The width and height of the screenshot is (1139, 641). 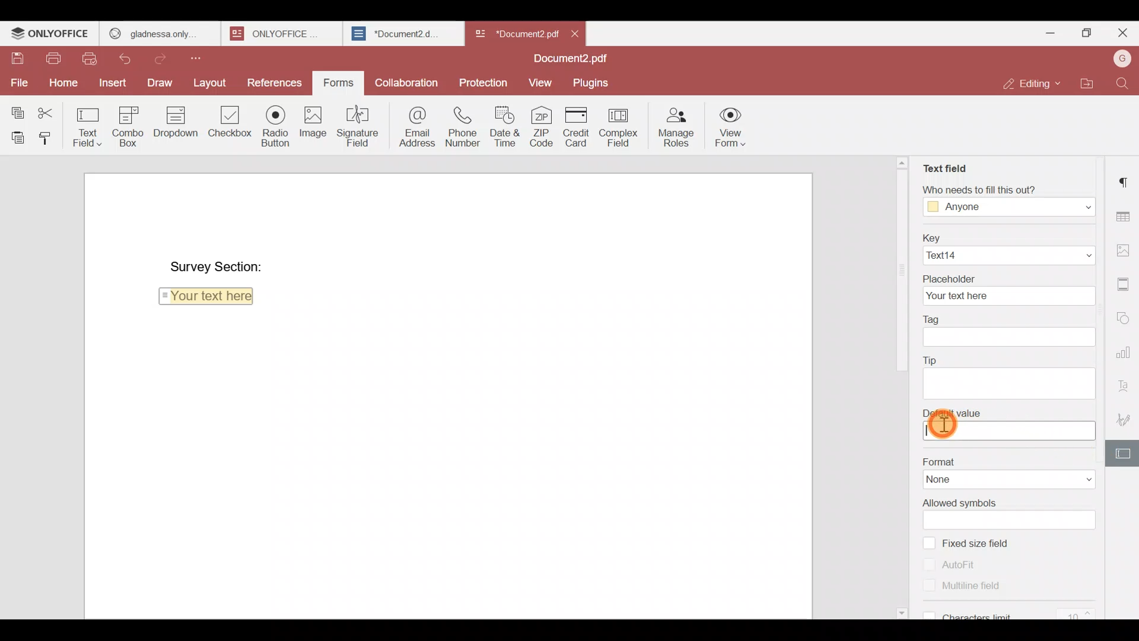 I want to click on Paste, so click(x=14, y=135).